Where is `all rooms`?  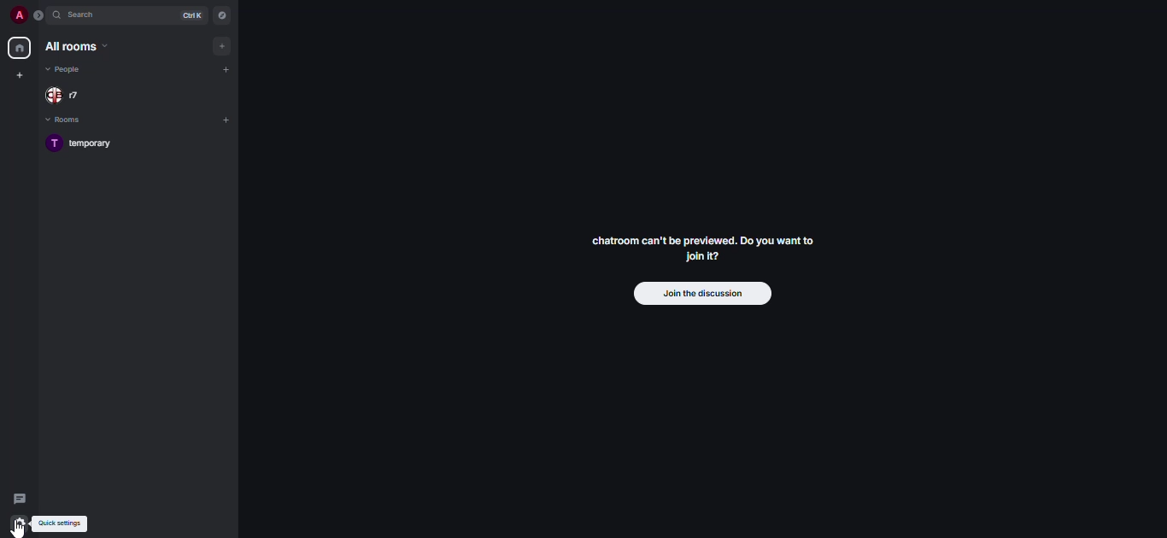
all rooms is located at coordinates (75, 47).